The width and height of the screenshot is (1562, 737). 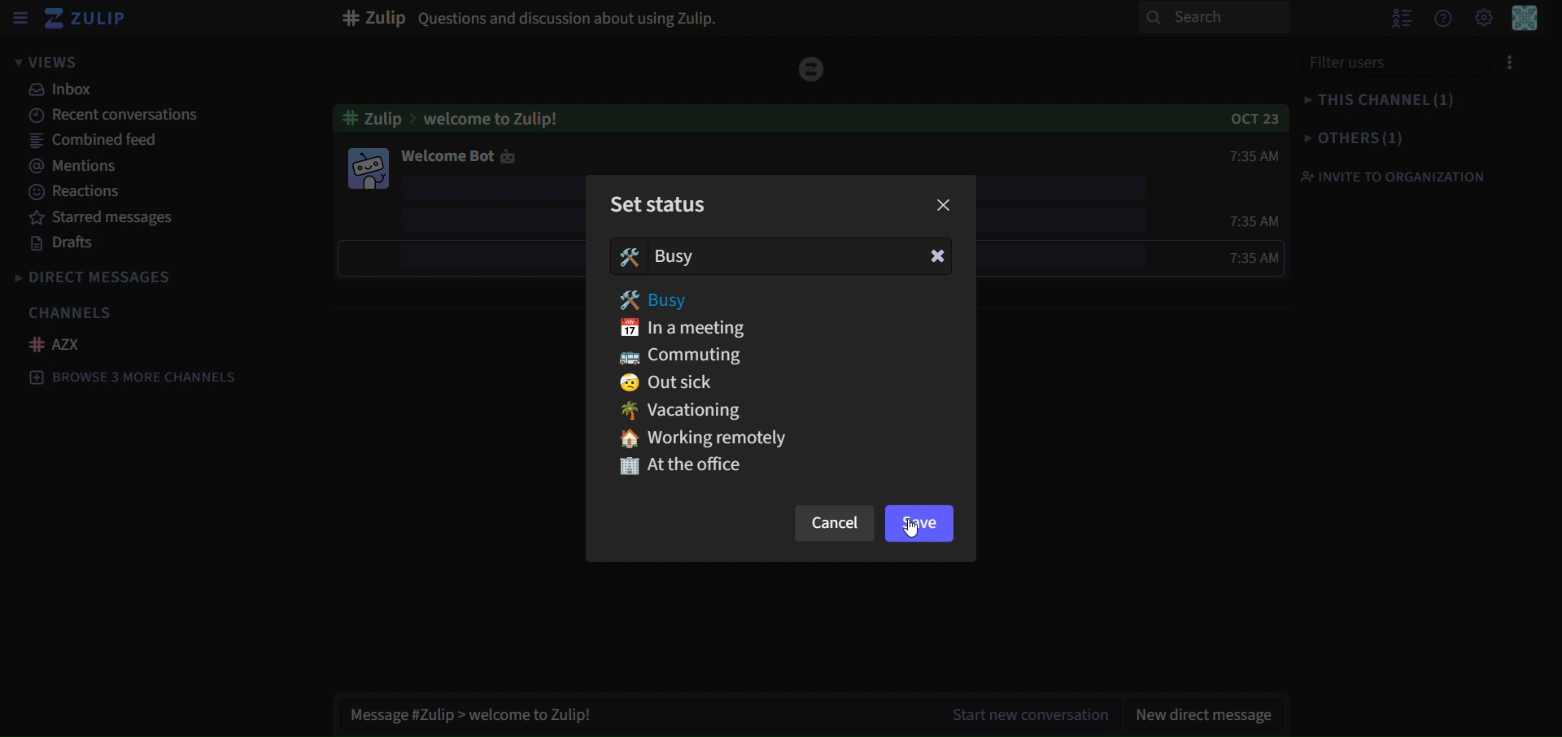 I want to click on combined feed, so click(x=98, y=142).